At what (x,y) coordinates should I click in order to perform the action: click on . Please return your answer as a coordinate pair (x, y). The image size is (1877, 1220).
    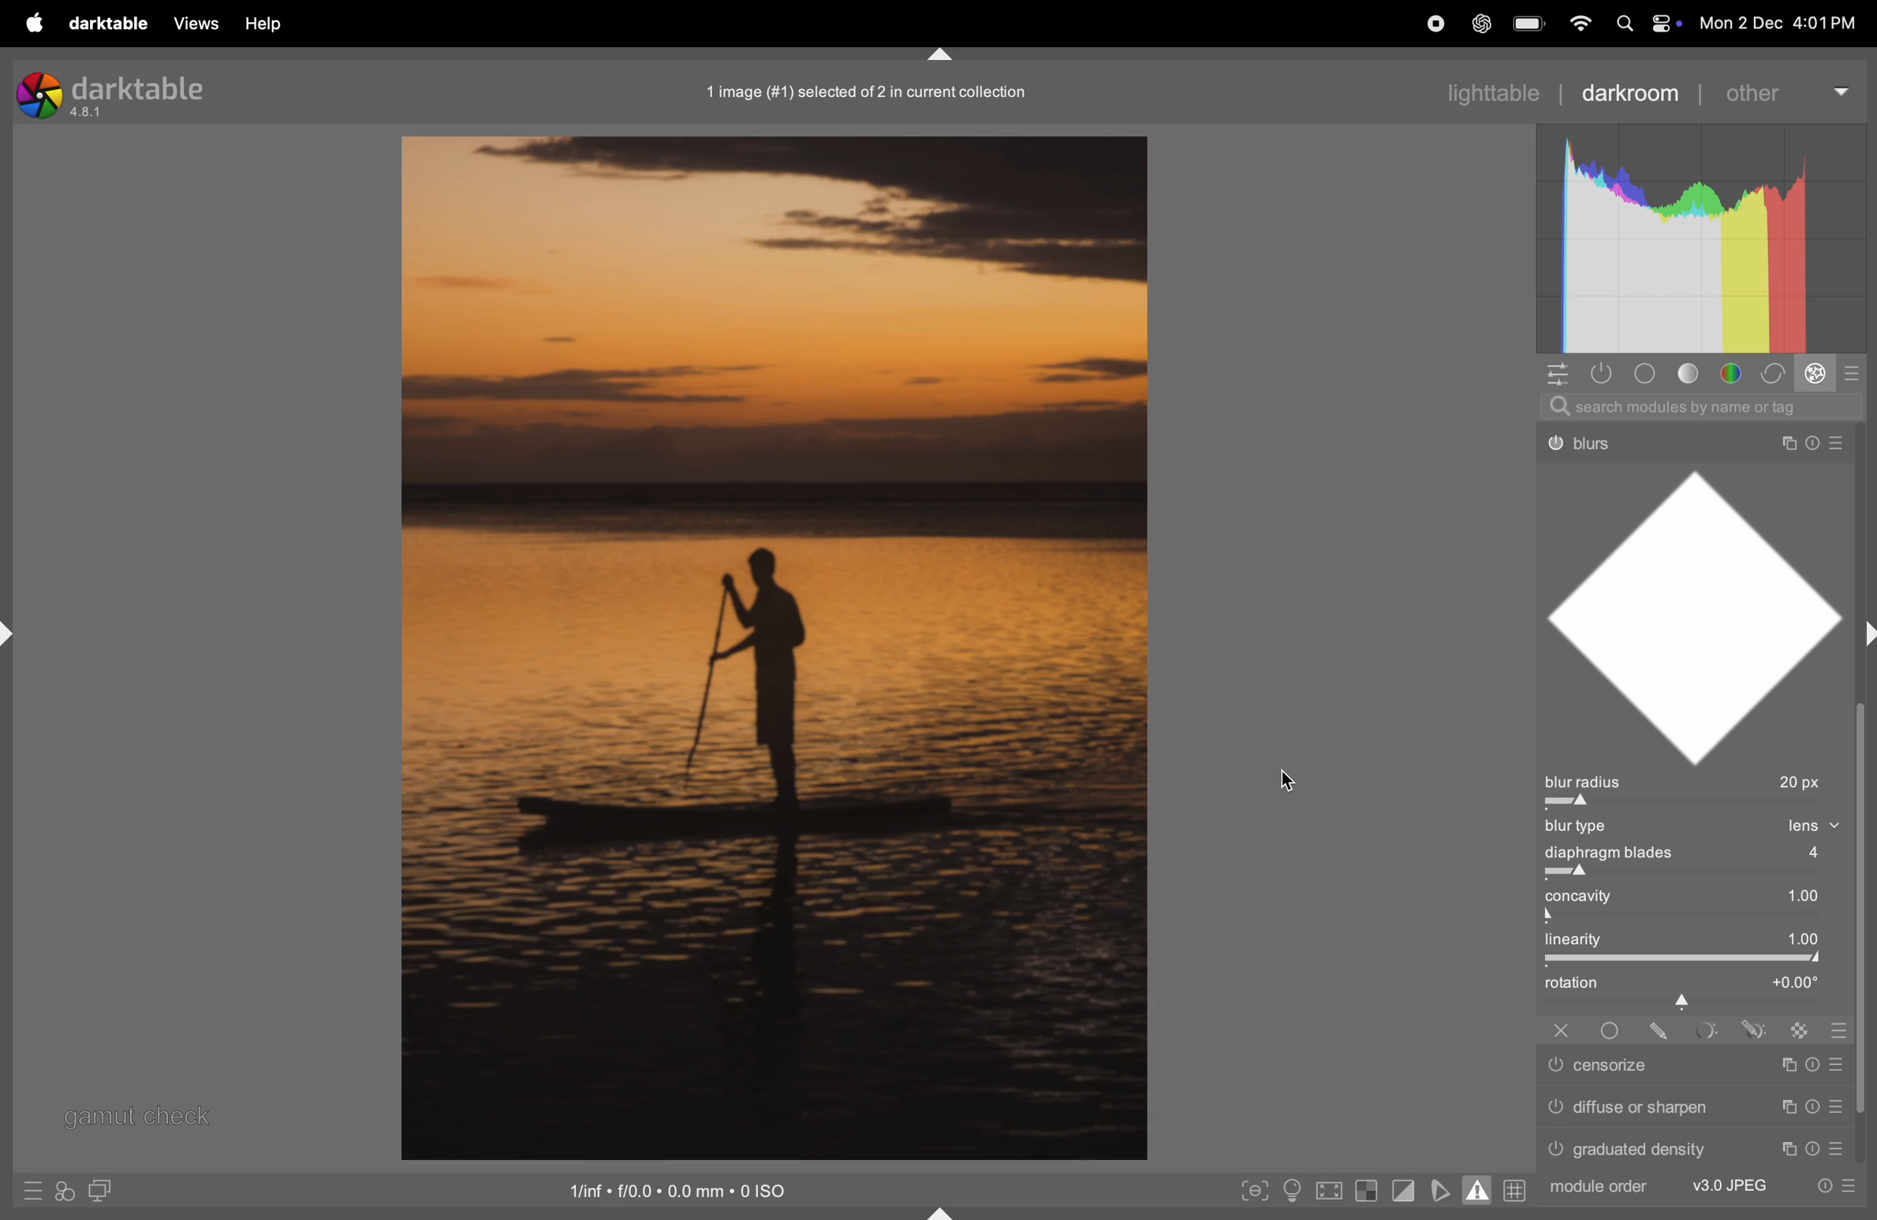
    Looking at the image, I should click on (1703, 1188).